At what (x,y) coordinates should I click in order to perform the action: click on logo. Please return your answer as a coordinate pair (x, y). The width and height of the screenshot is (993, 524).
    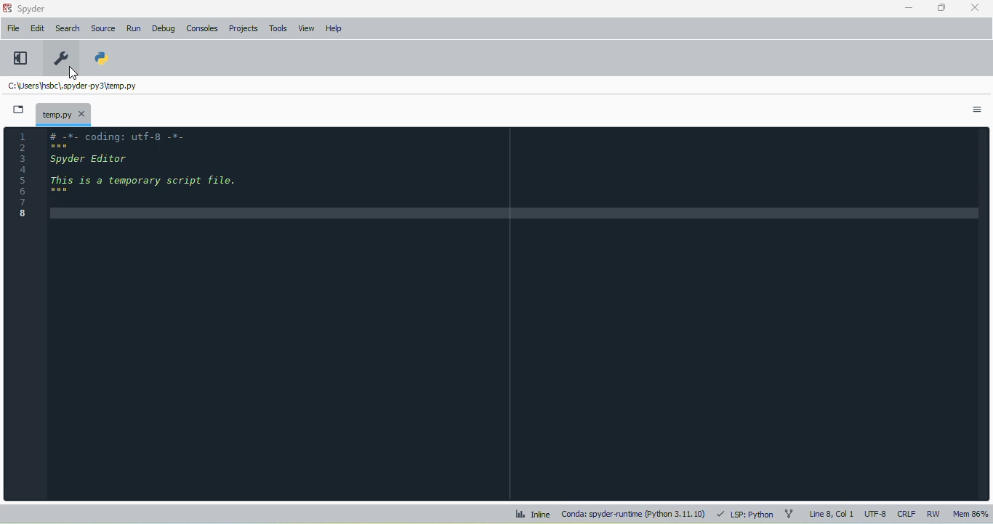
    Looking at the image, I should click on (7, 8).